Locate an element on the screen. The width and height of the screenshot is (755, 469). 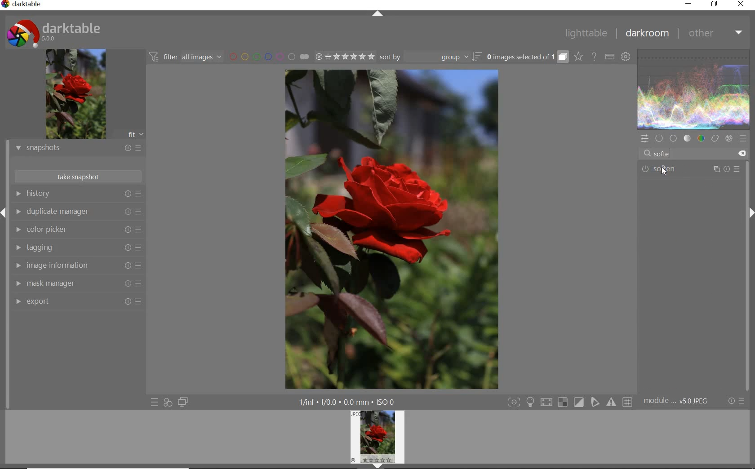
delete is located at coordinates (742, 153).